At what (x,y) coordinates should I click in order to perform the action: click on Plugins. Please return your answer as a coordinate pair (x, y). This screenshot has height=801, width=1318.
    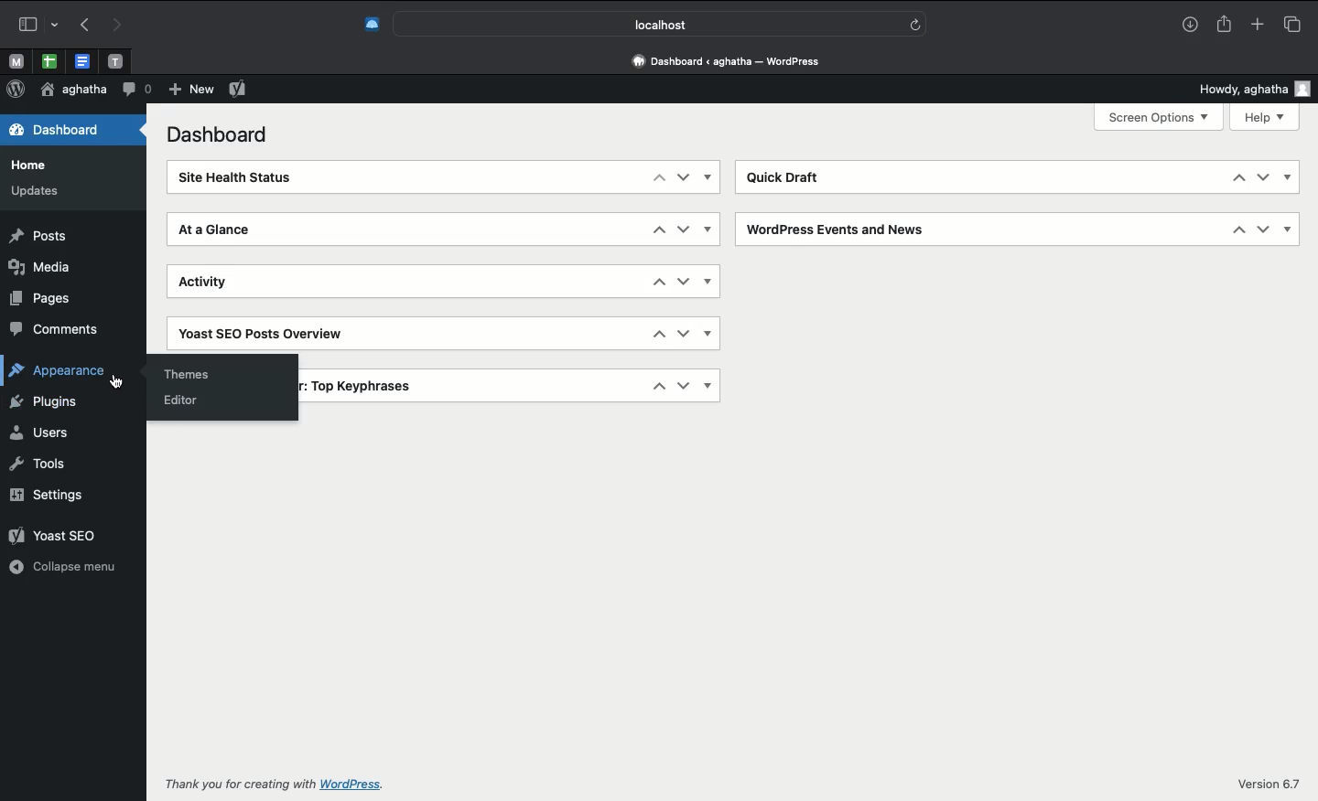
    Looking at the image, I should click on (47, 403).